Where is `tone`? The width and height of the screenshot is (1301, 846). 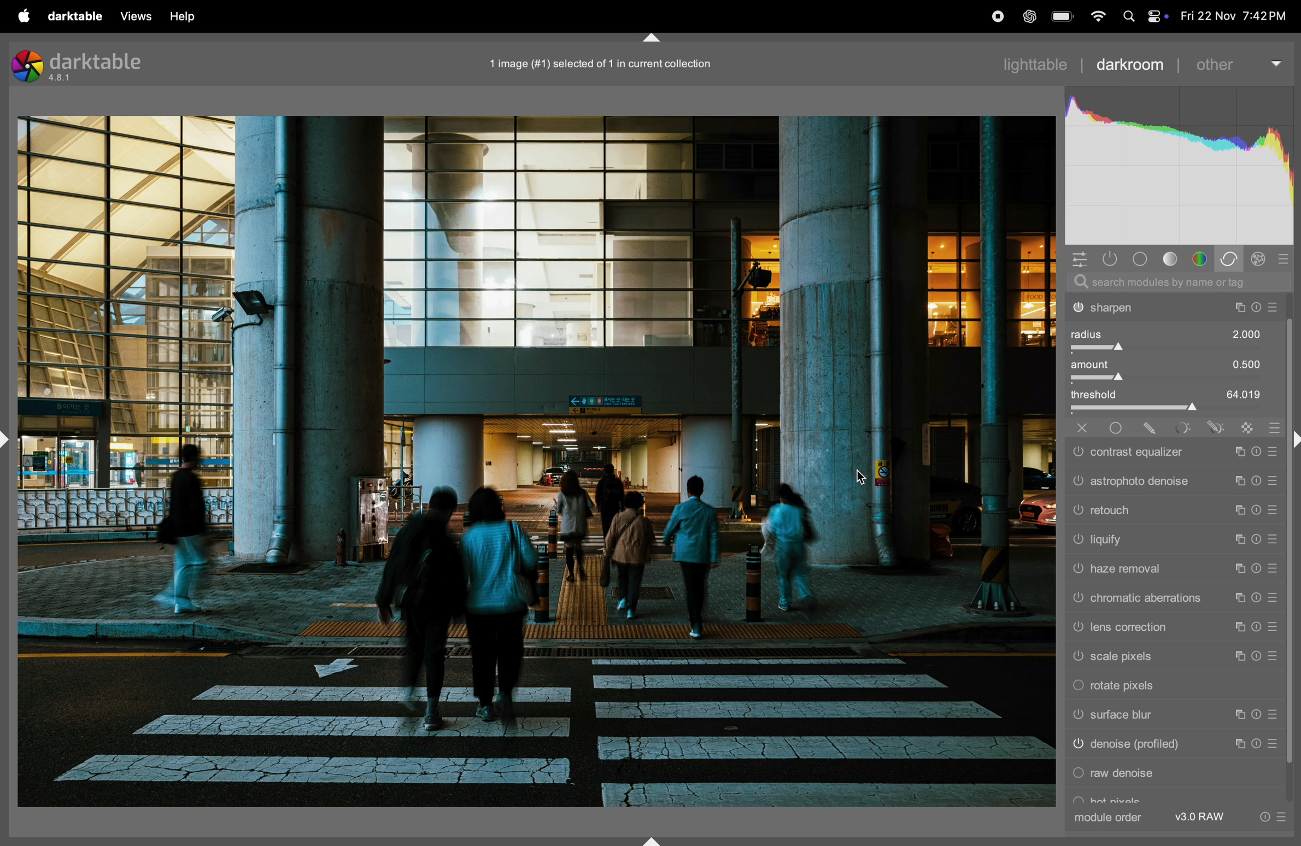 tone is located at coordinates (1173, 258).